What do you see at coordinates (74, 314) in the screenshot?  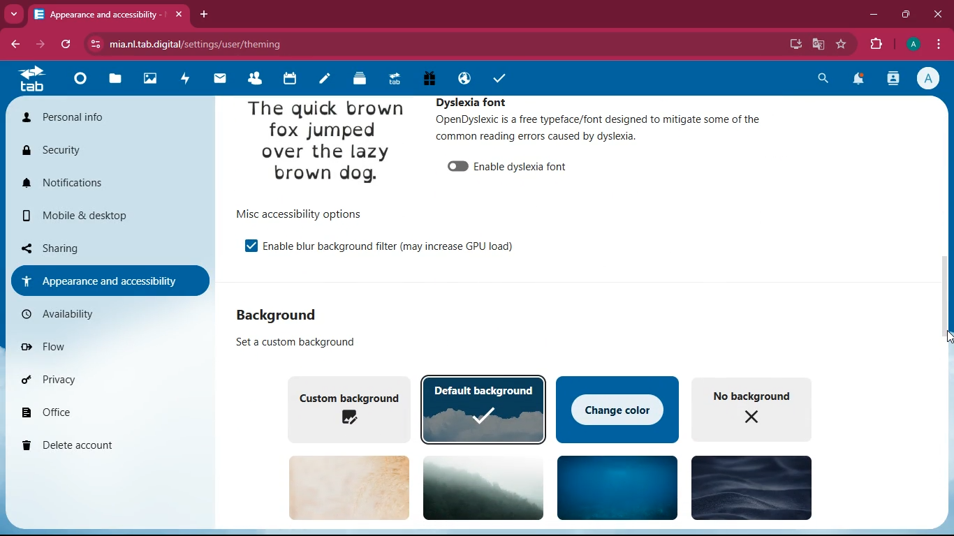 I see `availability` at bounding box center [74, 314].